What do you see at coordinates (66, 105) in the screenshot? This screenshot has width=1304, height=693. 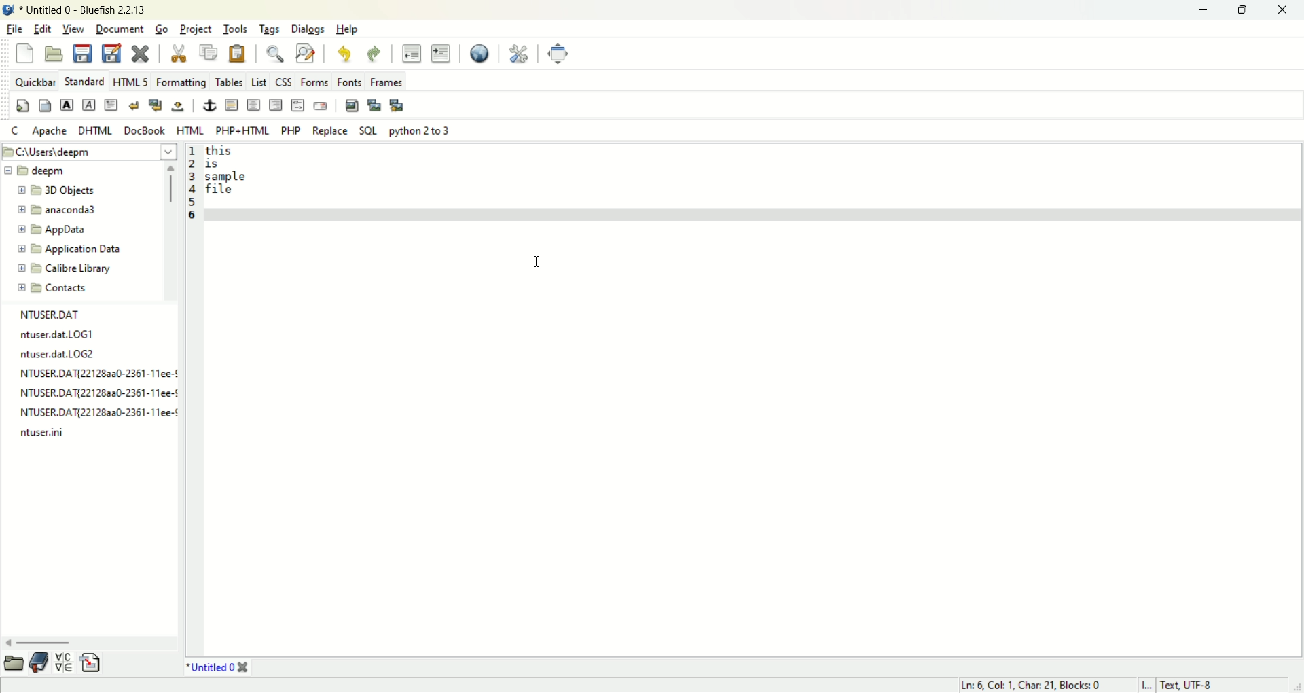 I see `strong` at bounding box center [66, 105].